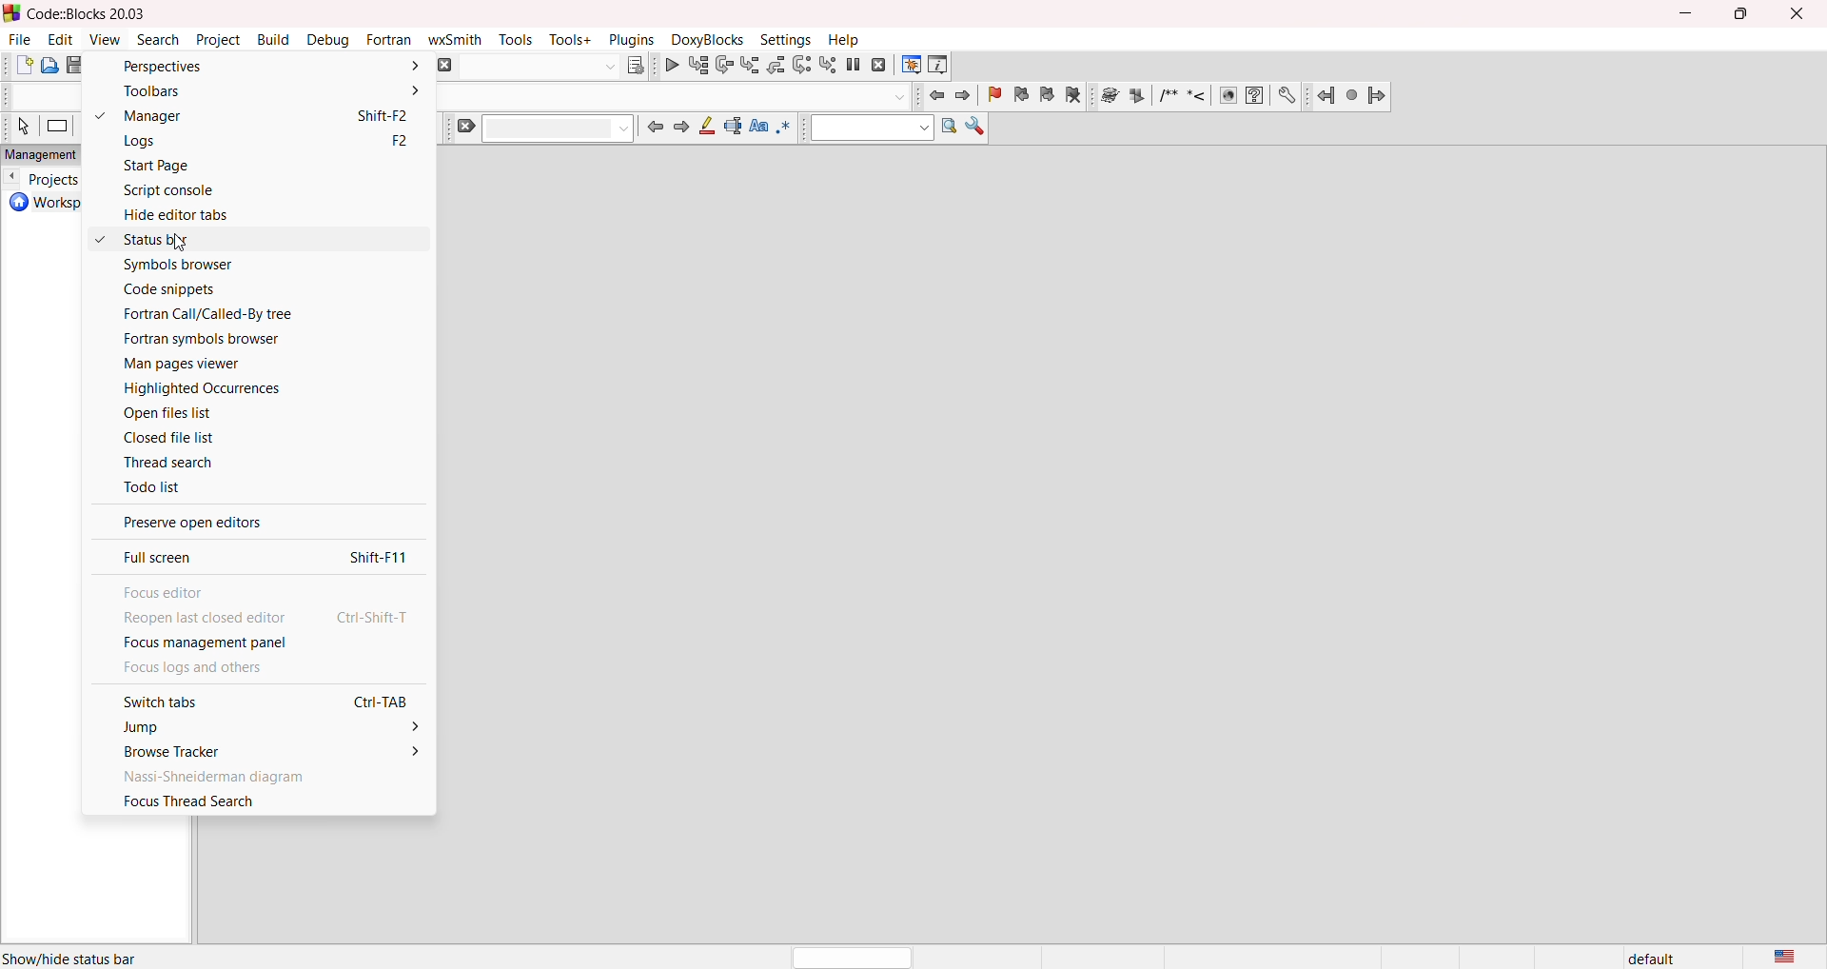 The image size is (1827, 969). What do you see at coordinates (991, 96) in the screenshot?
I see `toggle bookmark ` at bounding box center [991, 96].